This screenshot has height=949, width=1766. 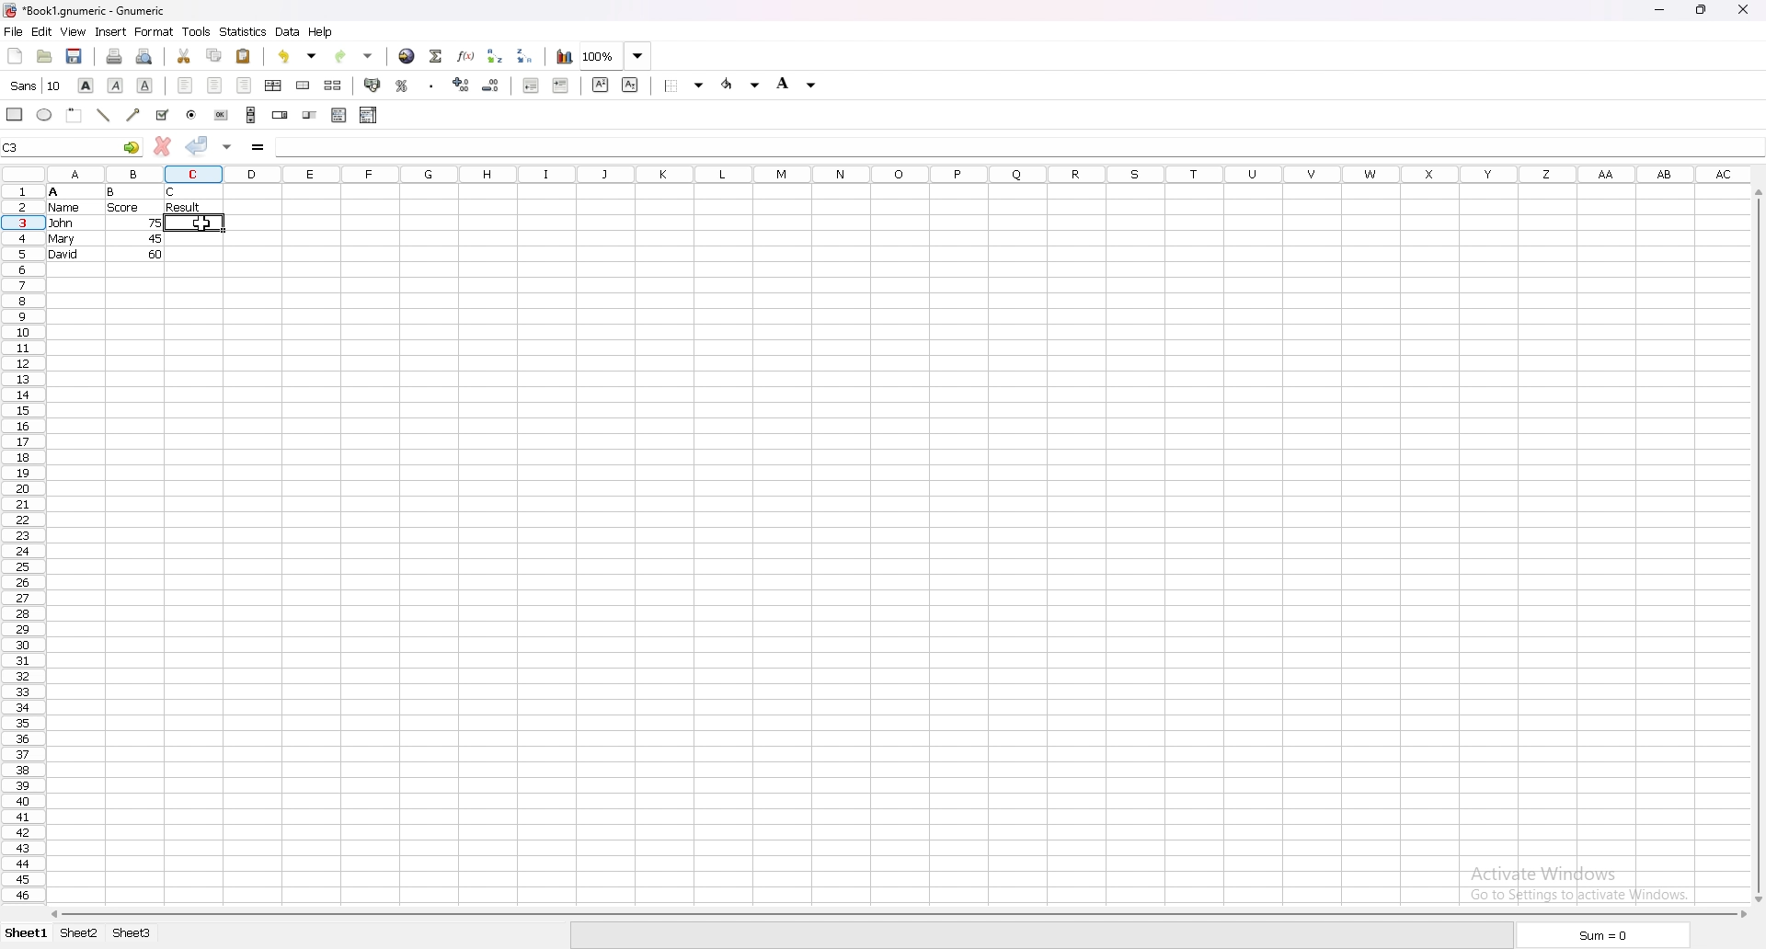 What do you see at coordinates (229, 147) in the screenshot?
I see `accept change in multiple cells` at bounding box center [229, 147].